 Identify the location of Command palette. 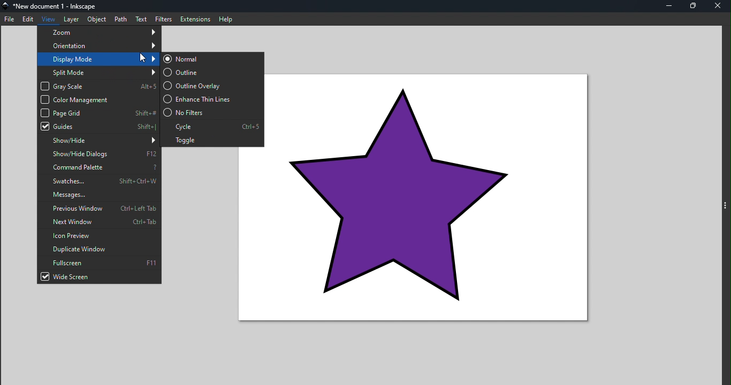
(99, 166).